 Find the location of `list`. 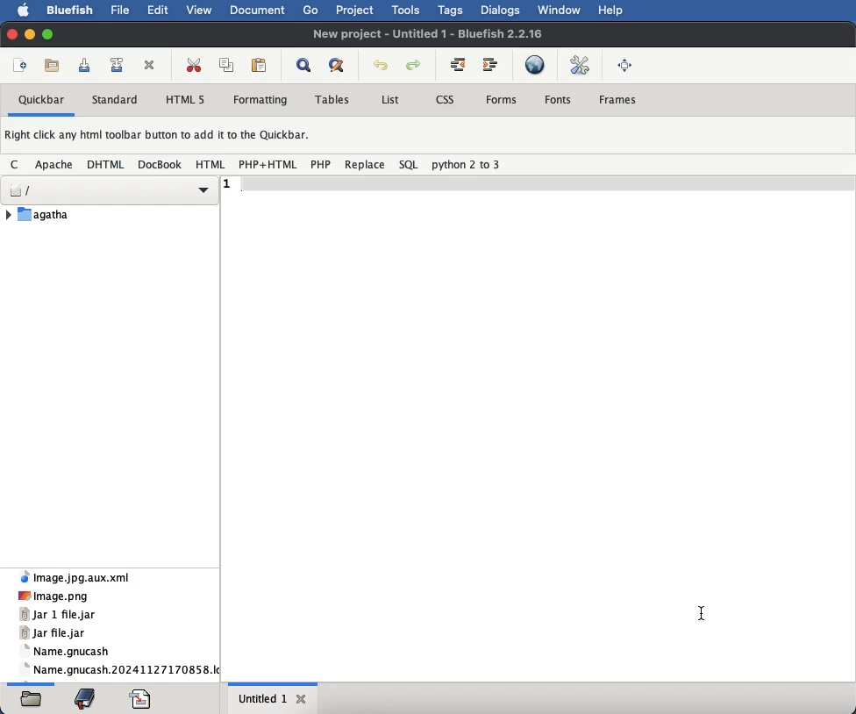

list is located at coordinates (389, 100).